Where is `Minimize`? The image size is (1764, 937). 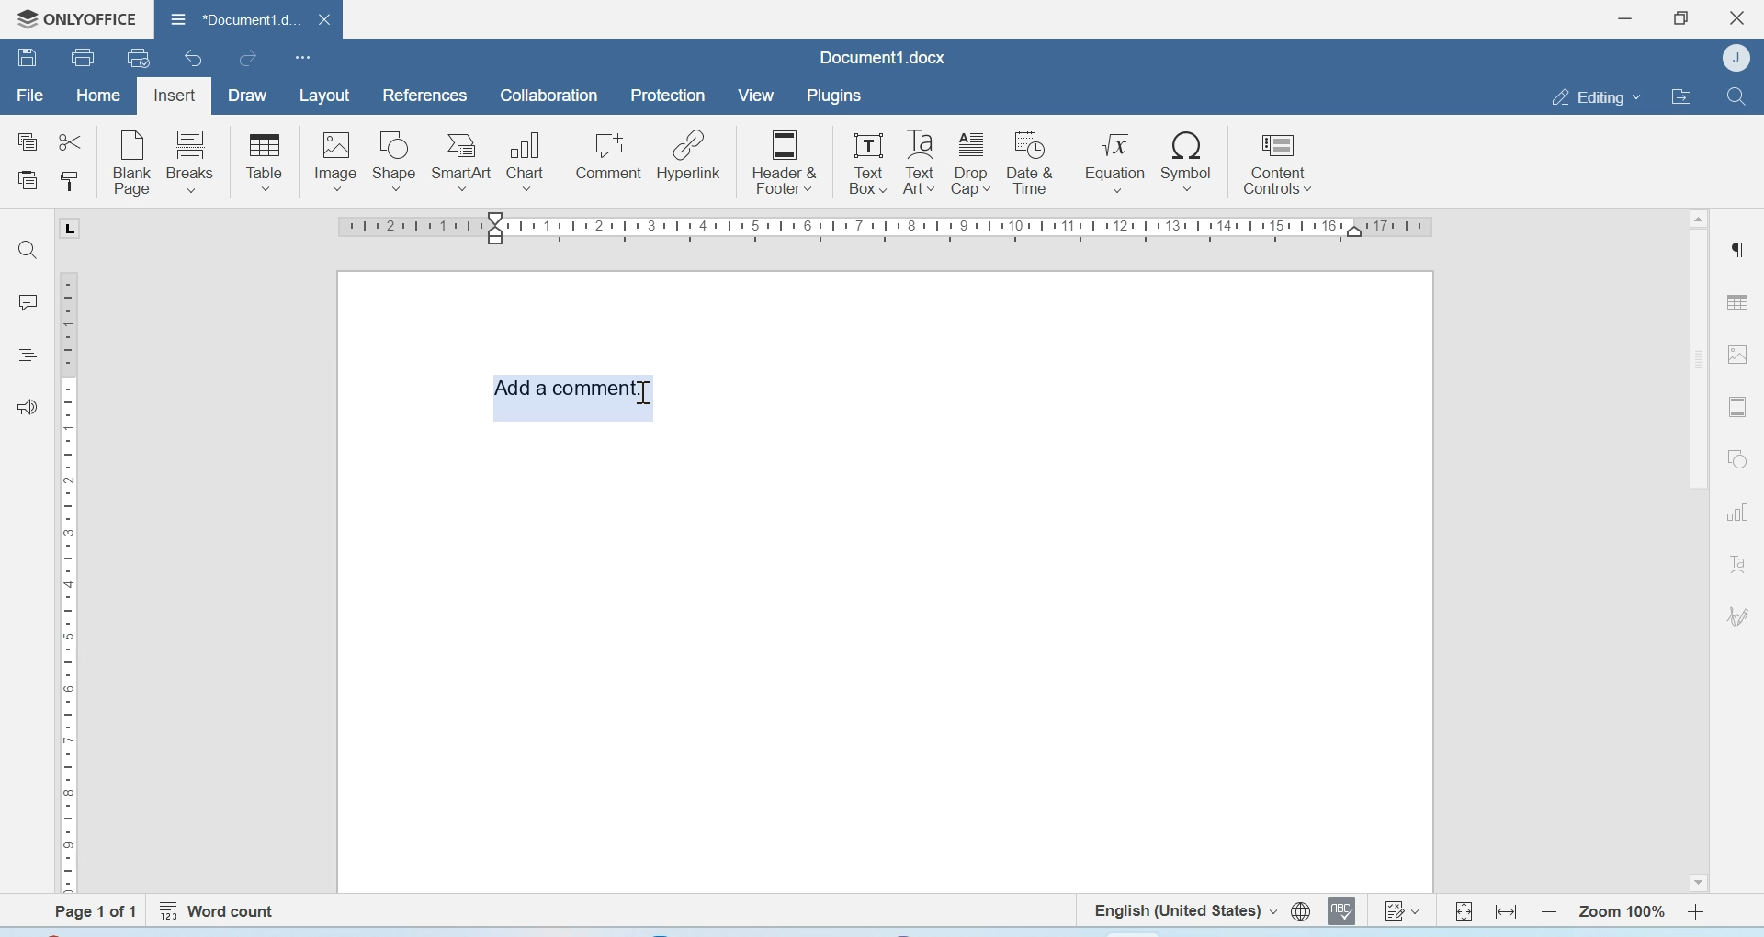 Minimize is located at coordinates (1627, 18).